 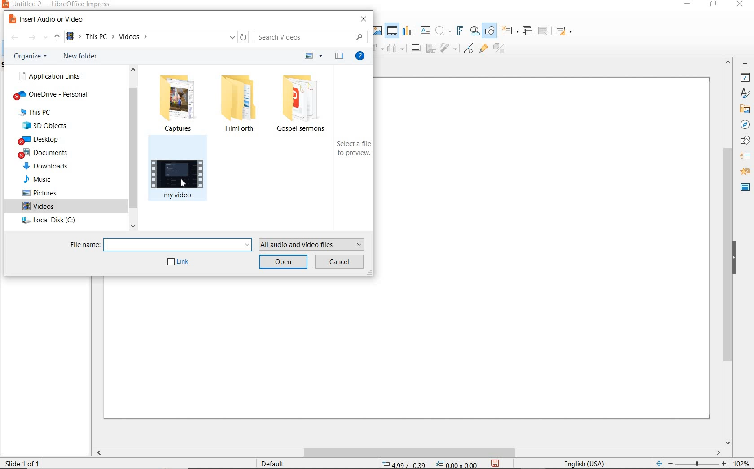 What do you see at coordinates (50, 75) in the screenshot?
I see `APPLICATION LINKS` at bounding box center [50, 75].